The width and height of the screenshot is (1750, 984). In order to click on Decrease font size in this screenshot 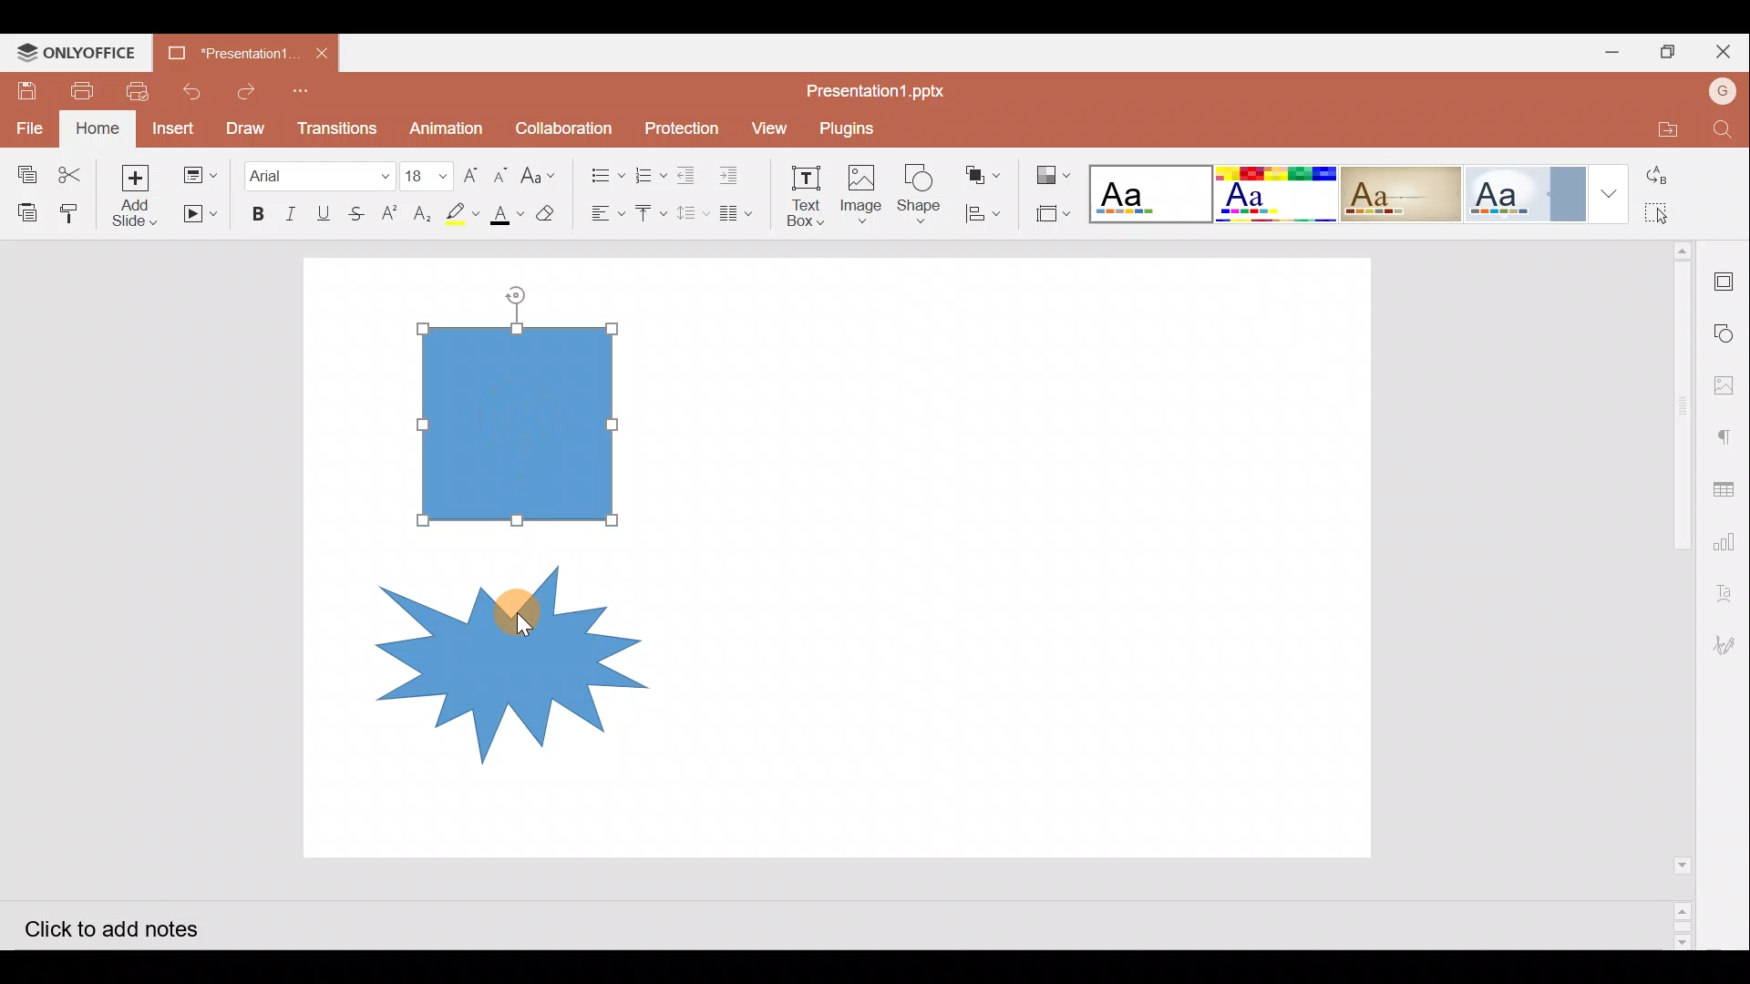, I will do `click(504, 172)`.